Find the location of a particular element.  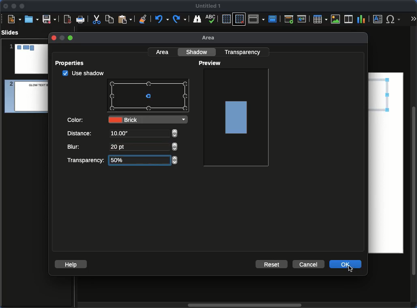

Undo is located at coordinates (161, 19).